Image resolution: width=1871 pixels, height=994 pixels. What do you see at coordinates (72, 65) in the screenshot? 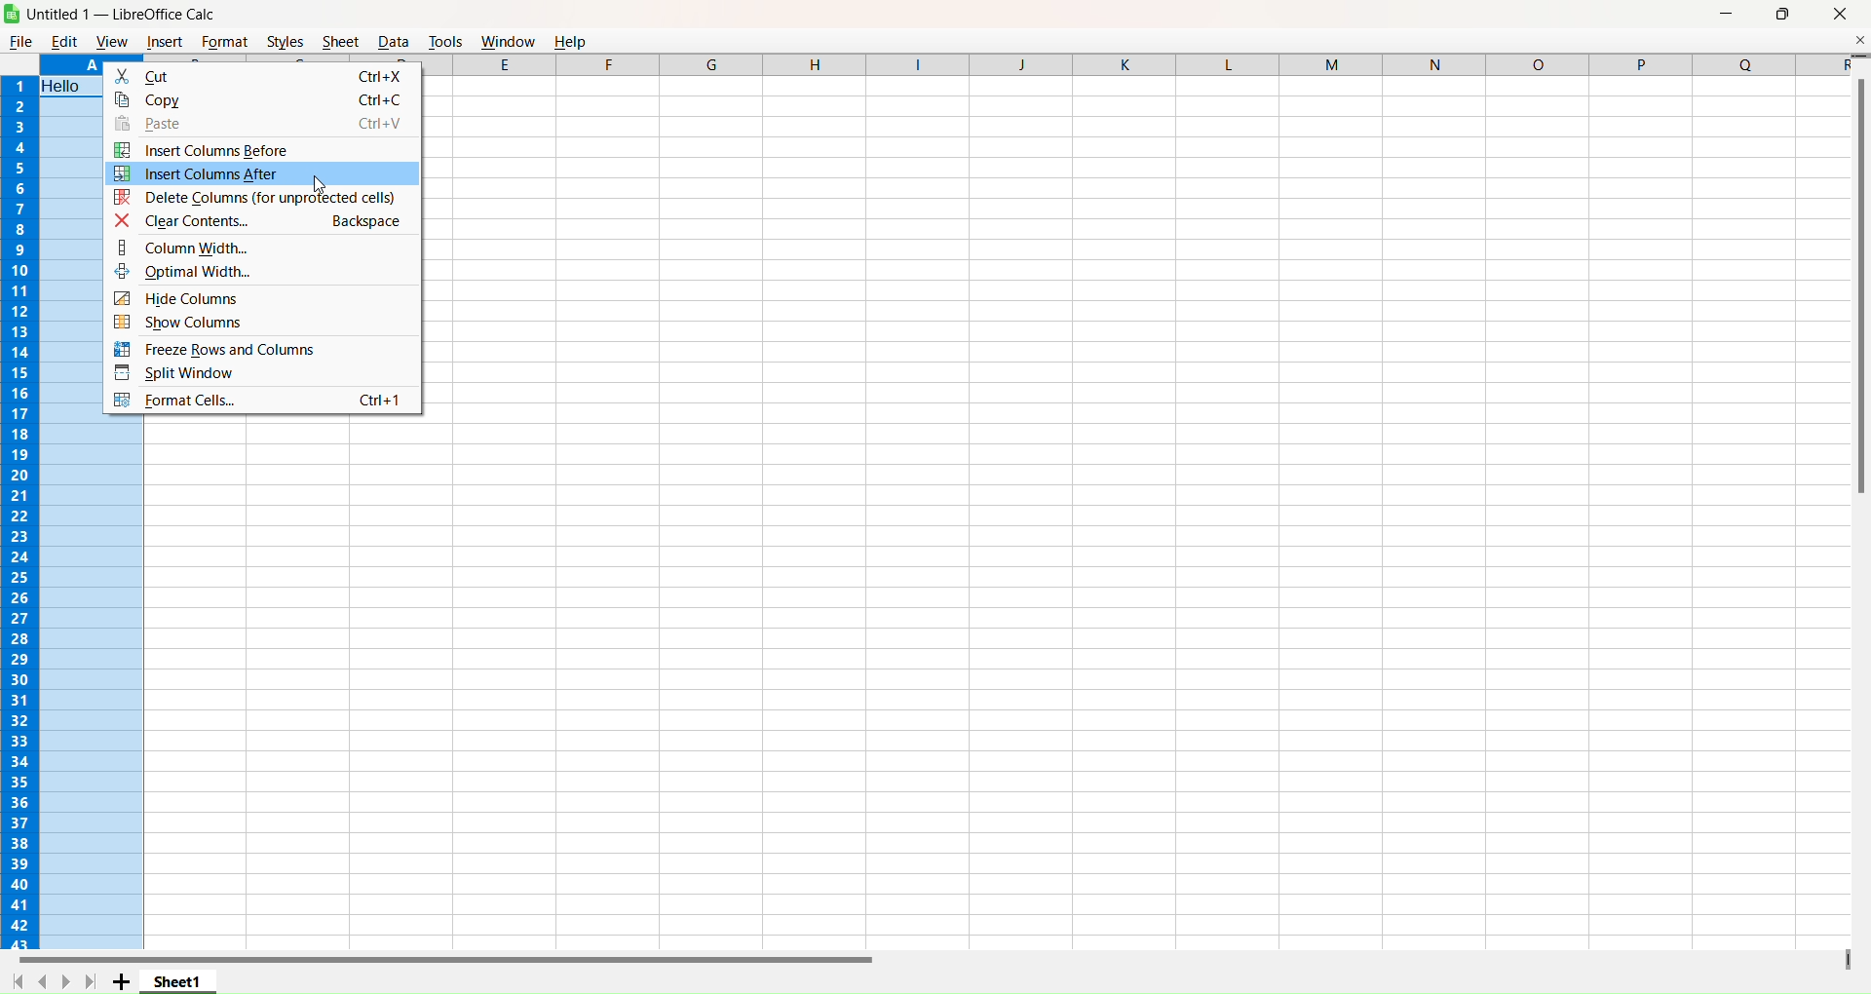
I see `column A selected` at bounding box center [72, 65].